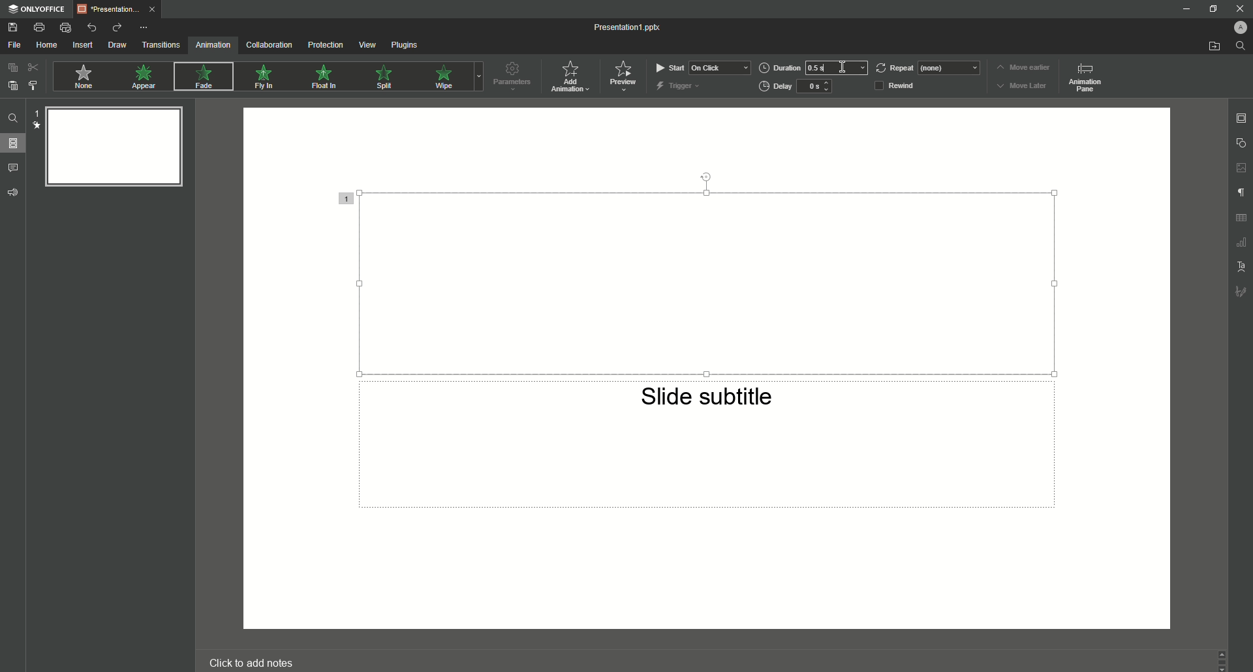 The image size is (1253, 672). Describe the element at coordinates (39, 9) in the screenshot. I see `ONLYOFFICE` at that location.